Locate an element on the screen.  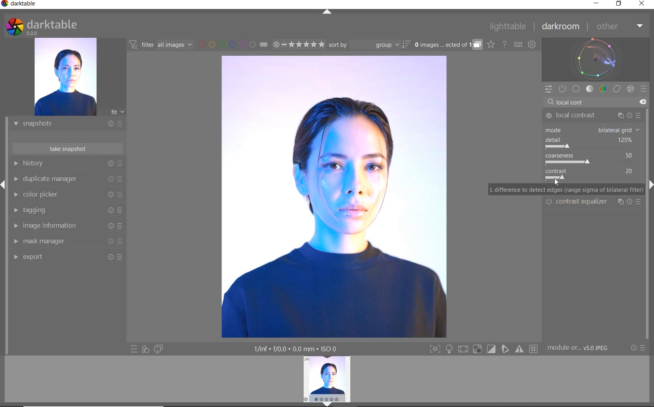
coarseness is located at coordinates (592, 159).